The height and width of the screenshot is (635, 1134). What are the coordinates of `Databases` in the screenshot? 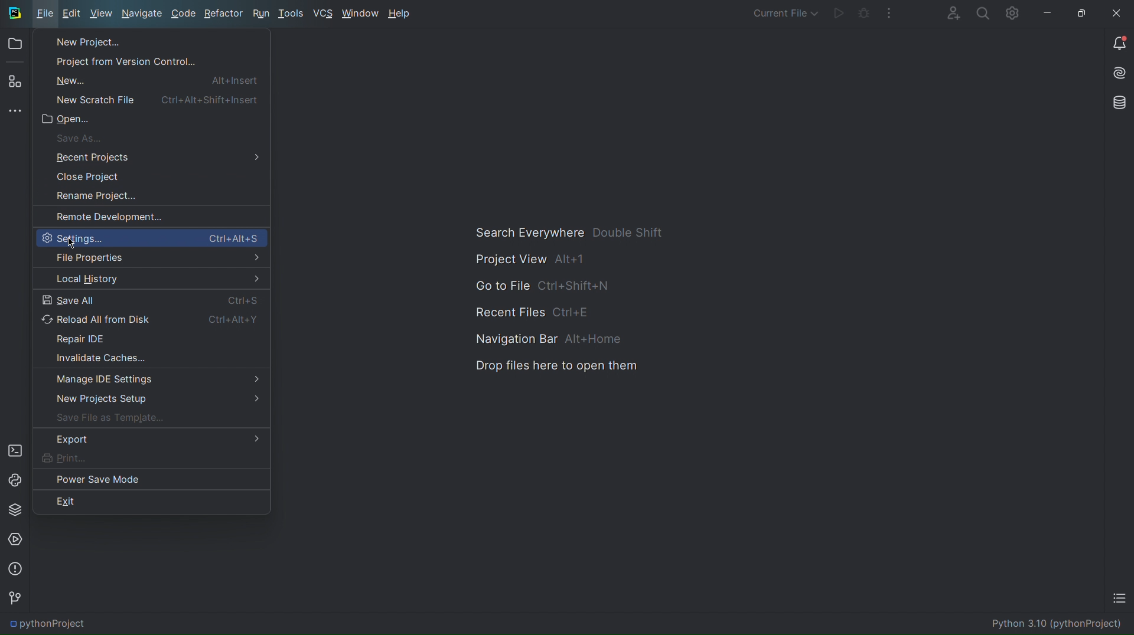 It's located at (1117, 103).